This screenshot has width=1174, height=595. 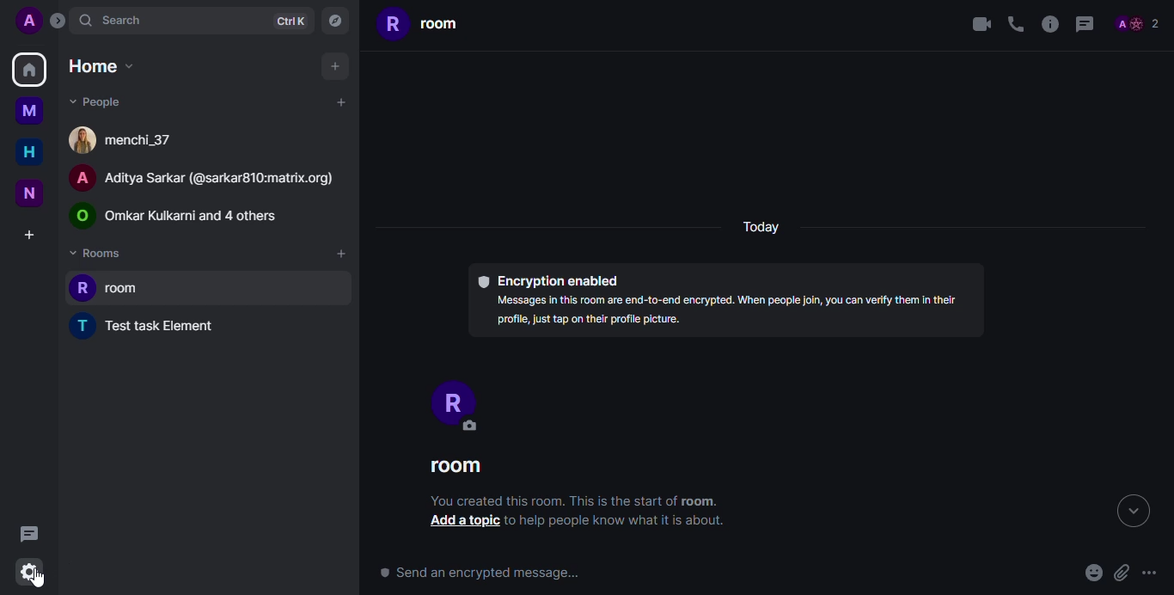 I want to click on emoji, so click(x=1092, y=573).